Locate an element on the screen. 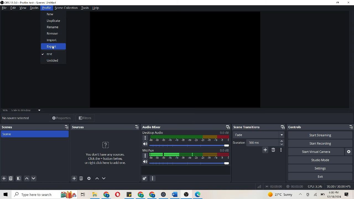  cursor is located at coordinates (54, 48).